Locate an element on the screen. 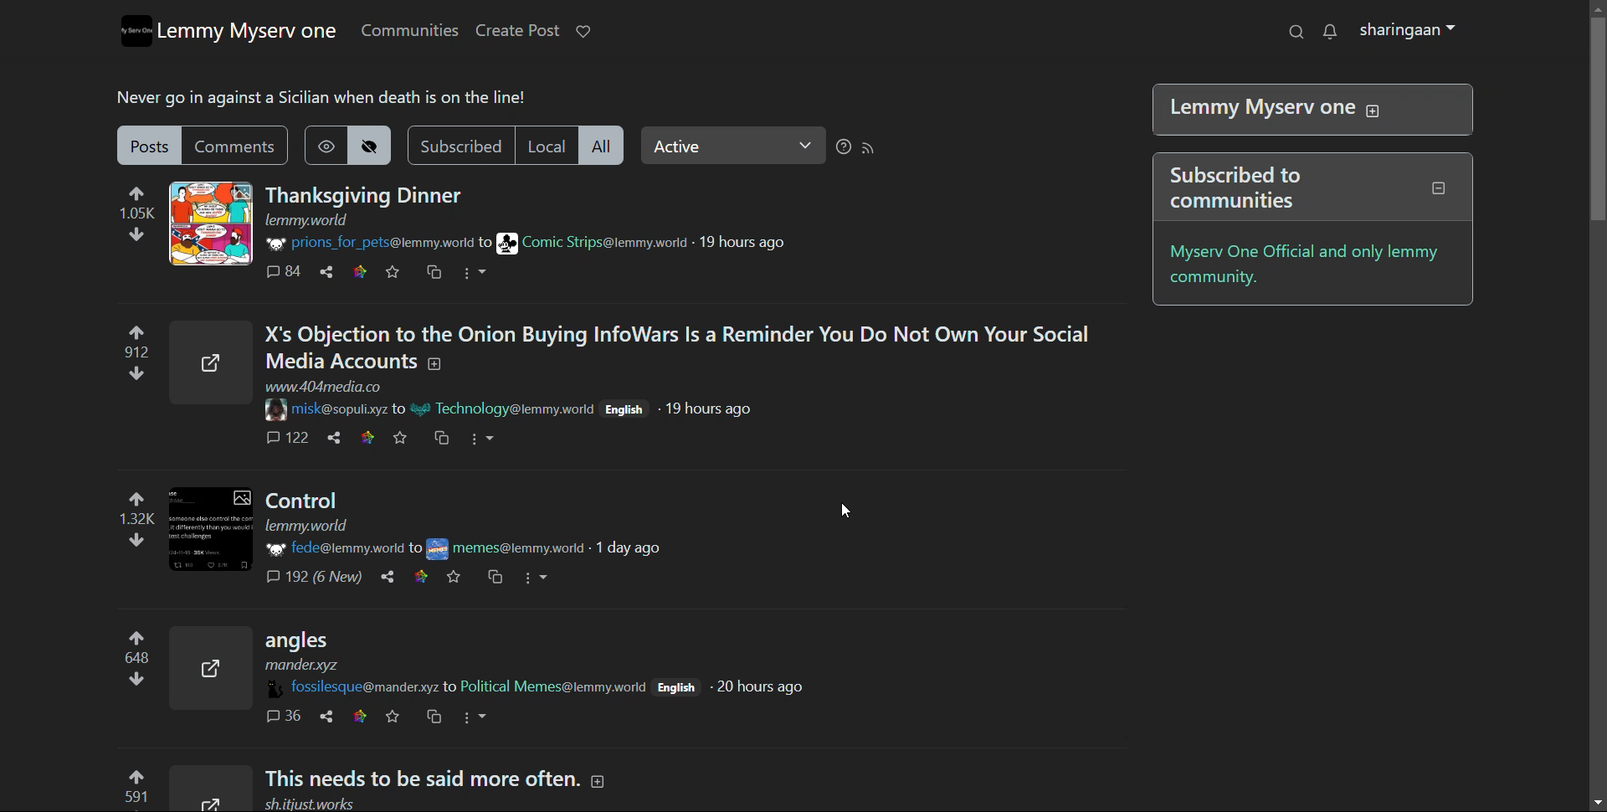 This screenshot has height=812, width=1607. English is located at coordinates (675, 684).